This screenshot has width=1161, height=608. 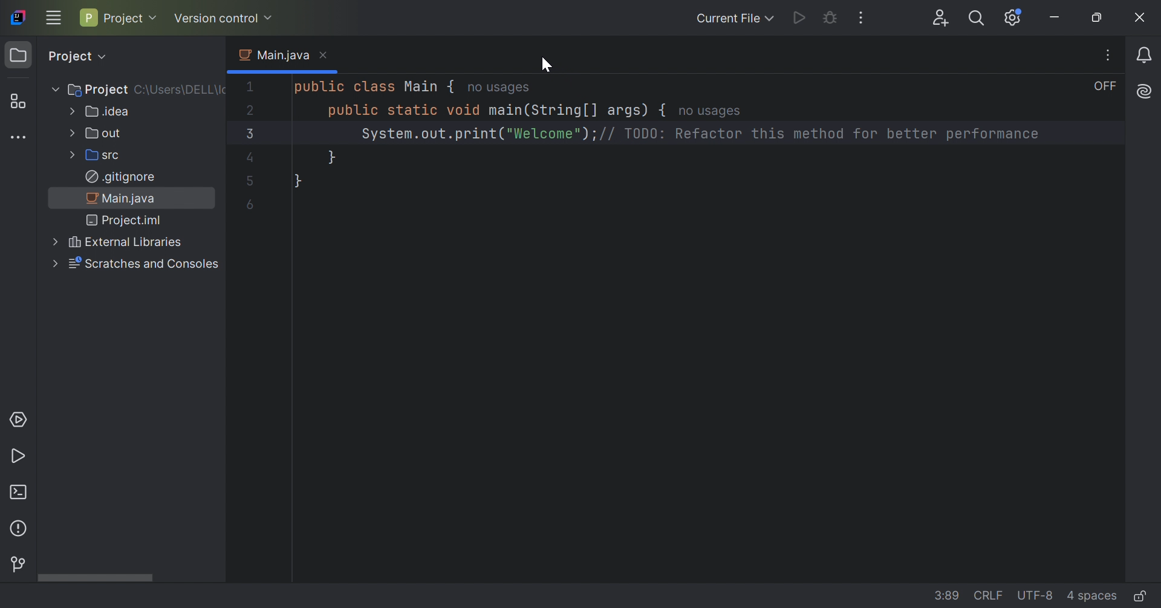 What do you see at coordinates (94, 157) in the screenshot?
I see `Src` at bounding box center [94, 157].